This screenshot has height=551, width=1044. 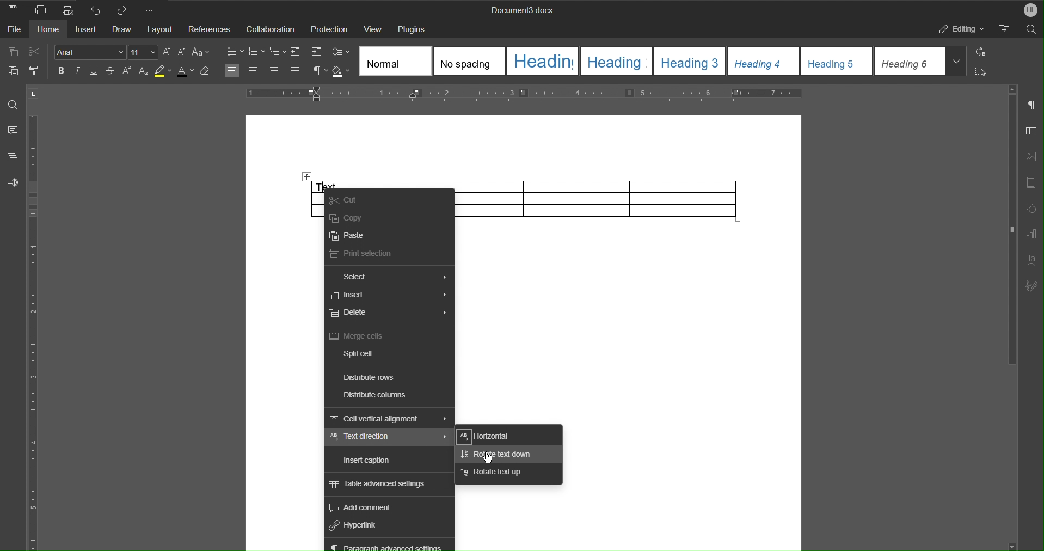 I want to click on Numbering, so click(x=256, y=52).